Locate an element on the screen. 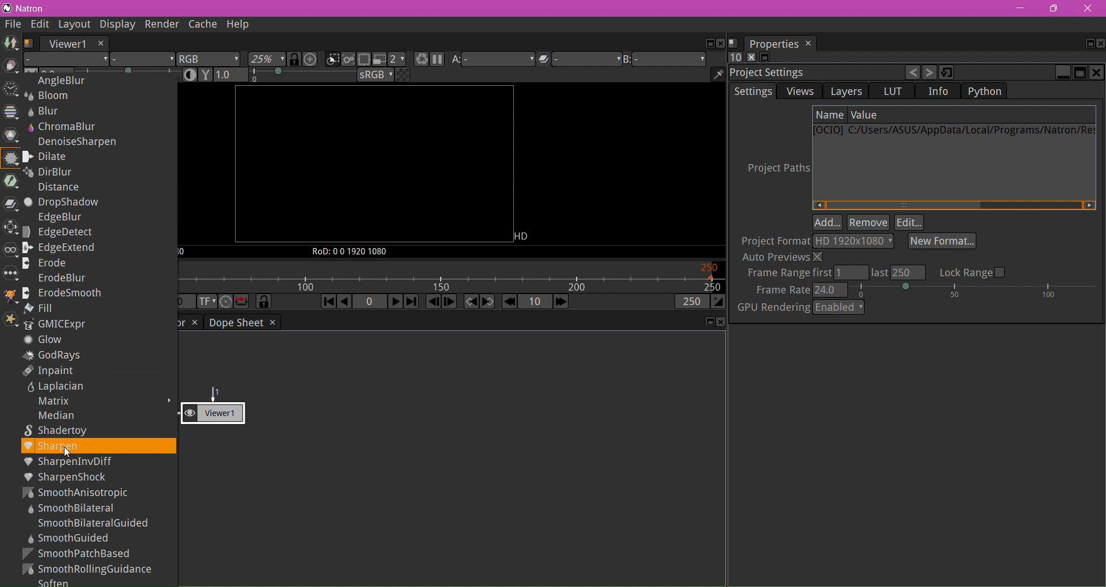 The width and height of the screenshot is (1106, 587). Minimize/Maximize all panels is located at coordinates (764, 58).